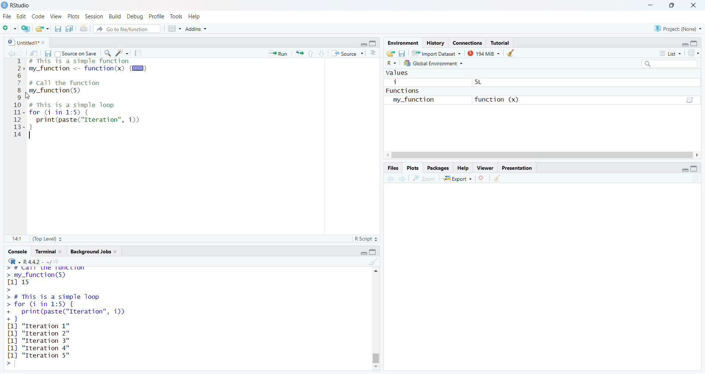  I want to click on 5L, so click(483, 83).